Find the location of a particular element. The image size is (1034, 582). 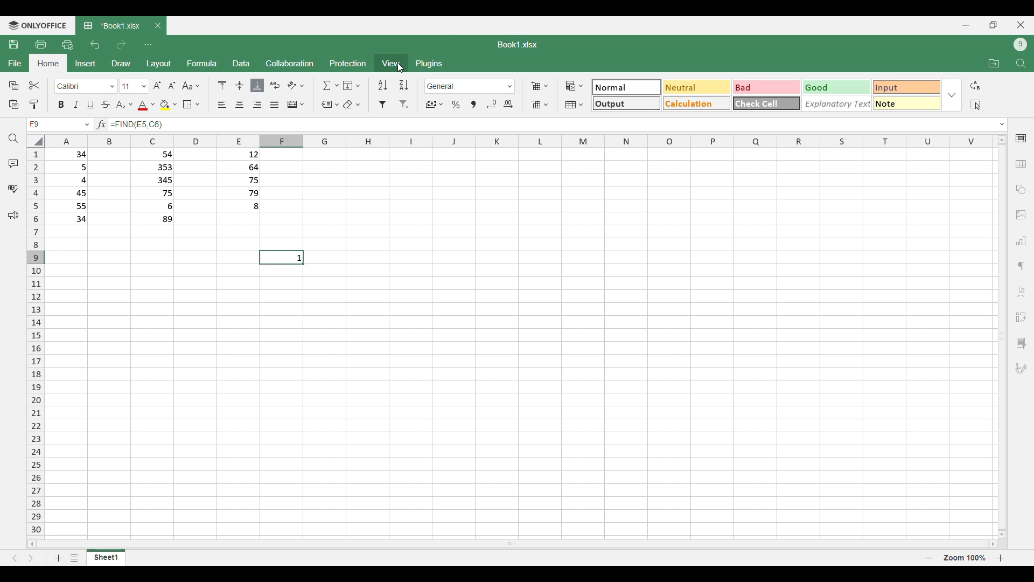

Mark cell bad is located at coordinates (767, 87).